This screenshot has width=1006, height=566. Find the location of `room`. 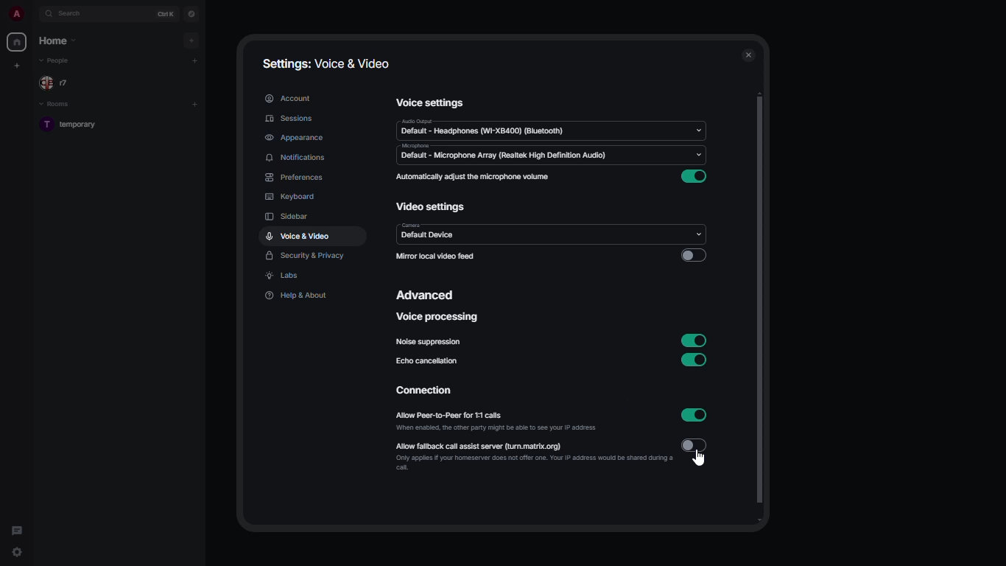

room is located at coordinates (76, 125).